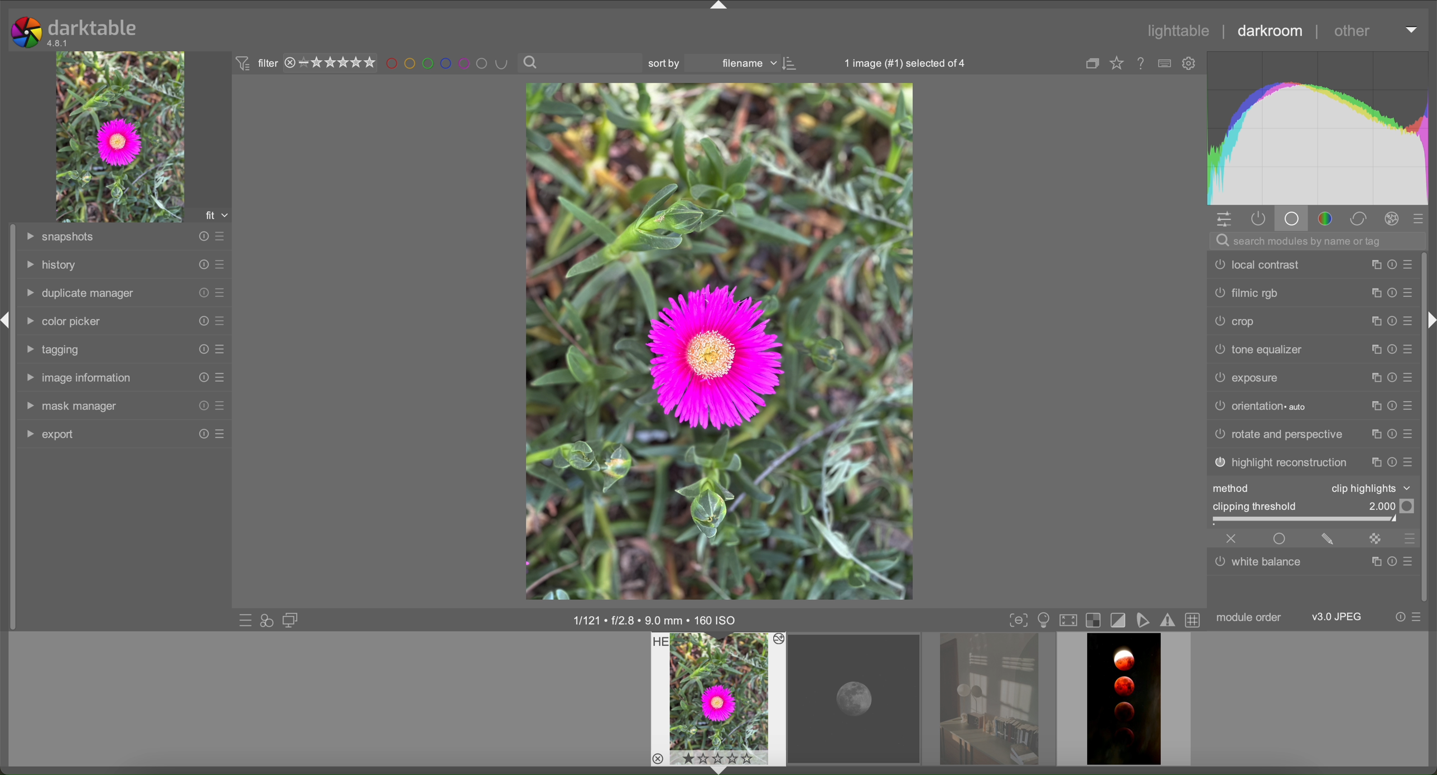 The height and width of the screenshot is (775, 1437). What do you see at coordinates (717, 769) in the screenshot?
I see `arrow` at bounding box center [717, 769].